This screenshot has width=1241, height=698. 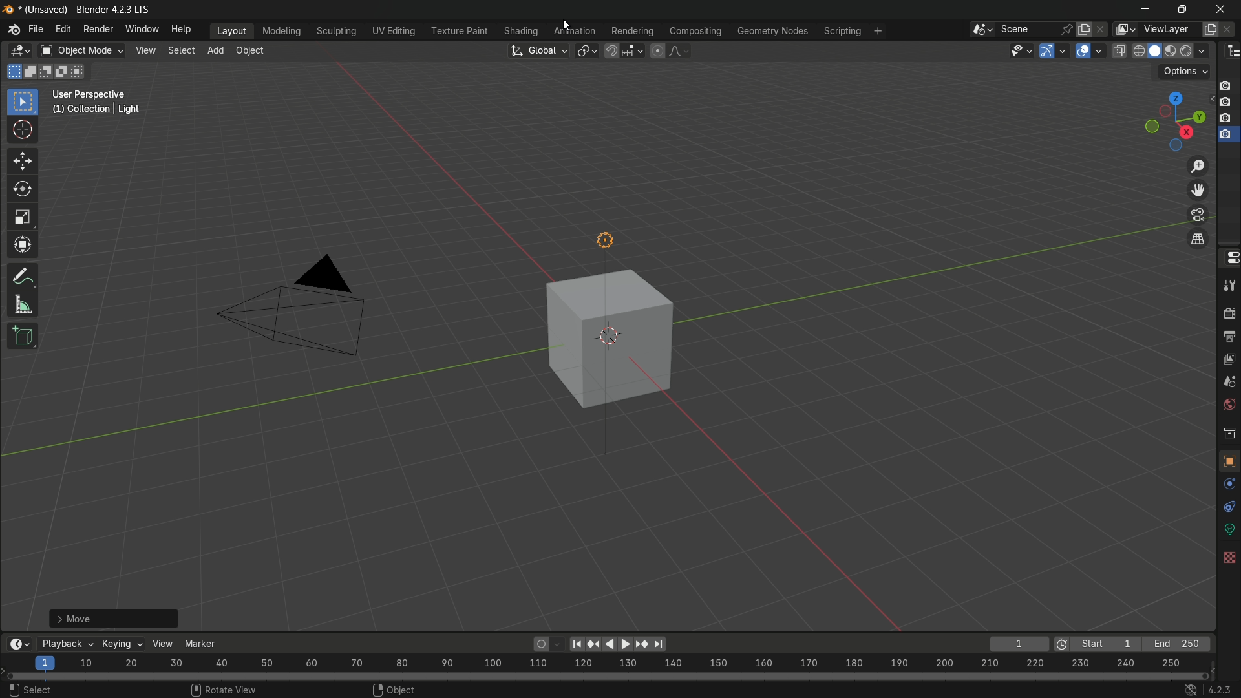 What do you see at coordinates (1229, 406) in the screenshot?
I see `world` at bounding box center [1229, 406].